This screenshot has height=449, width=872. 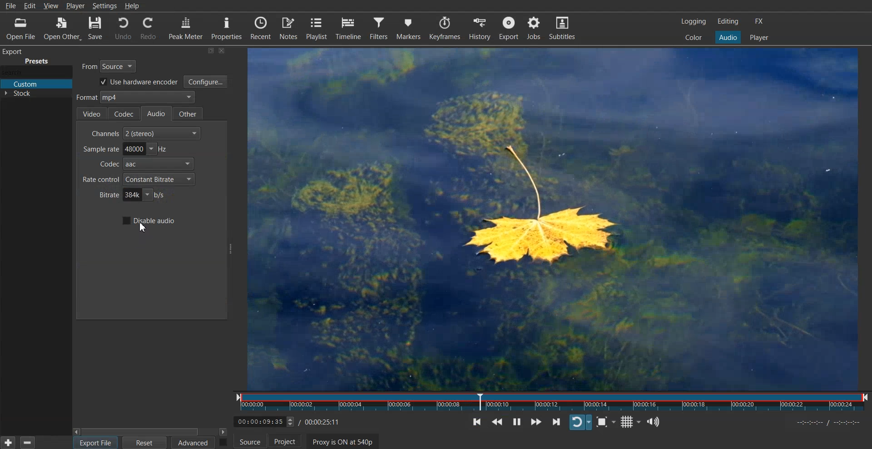 I want to click on Horizontal Scroll bar, so click(x=151, y=431).